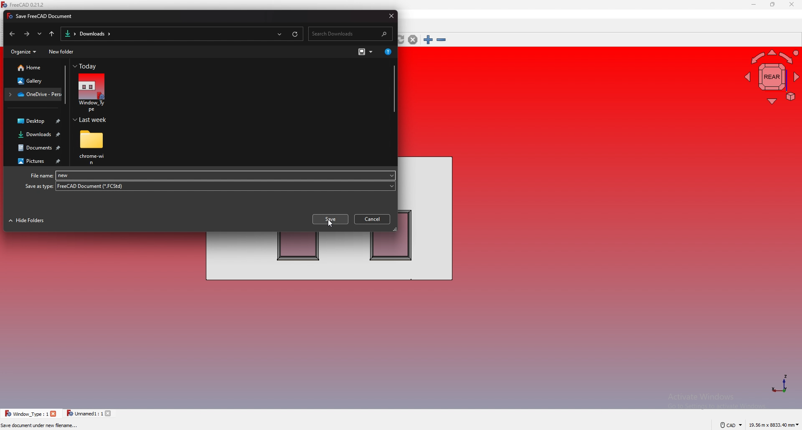 The image size is (802, 430). Describe the element at coordinates (110, 413) in the screenshot. I see `close` at that location.